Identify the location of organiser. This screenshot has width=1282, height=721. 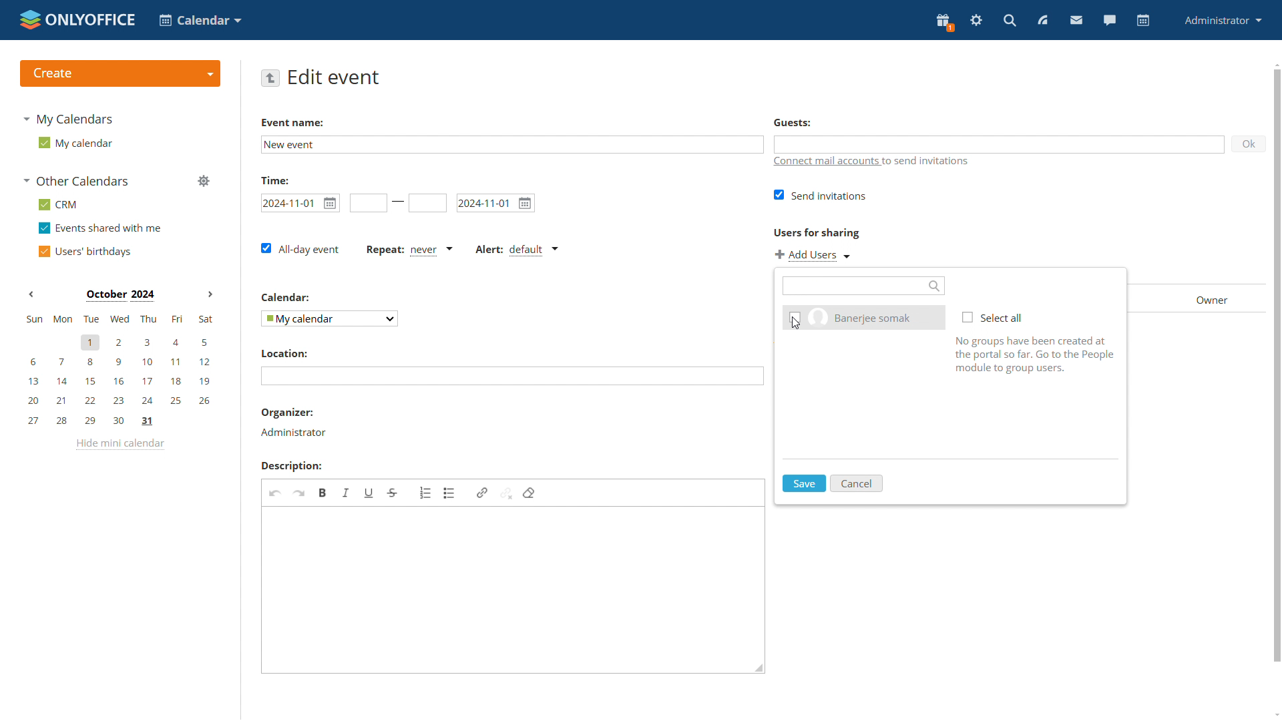
(286, 413).